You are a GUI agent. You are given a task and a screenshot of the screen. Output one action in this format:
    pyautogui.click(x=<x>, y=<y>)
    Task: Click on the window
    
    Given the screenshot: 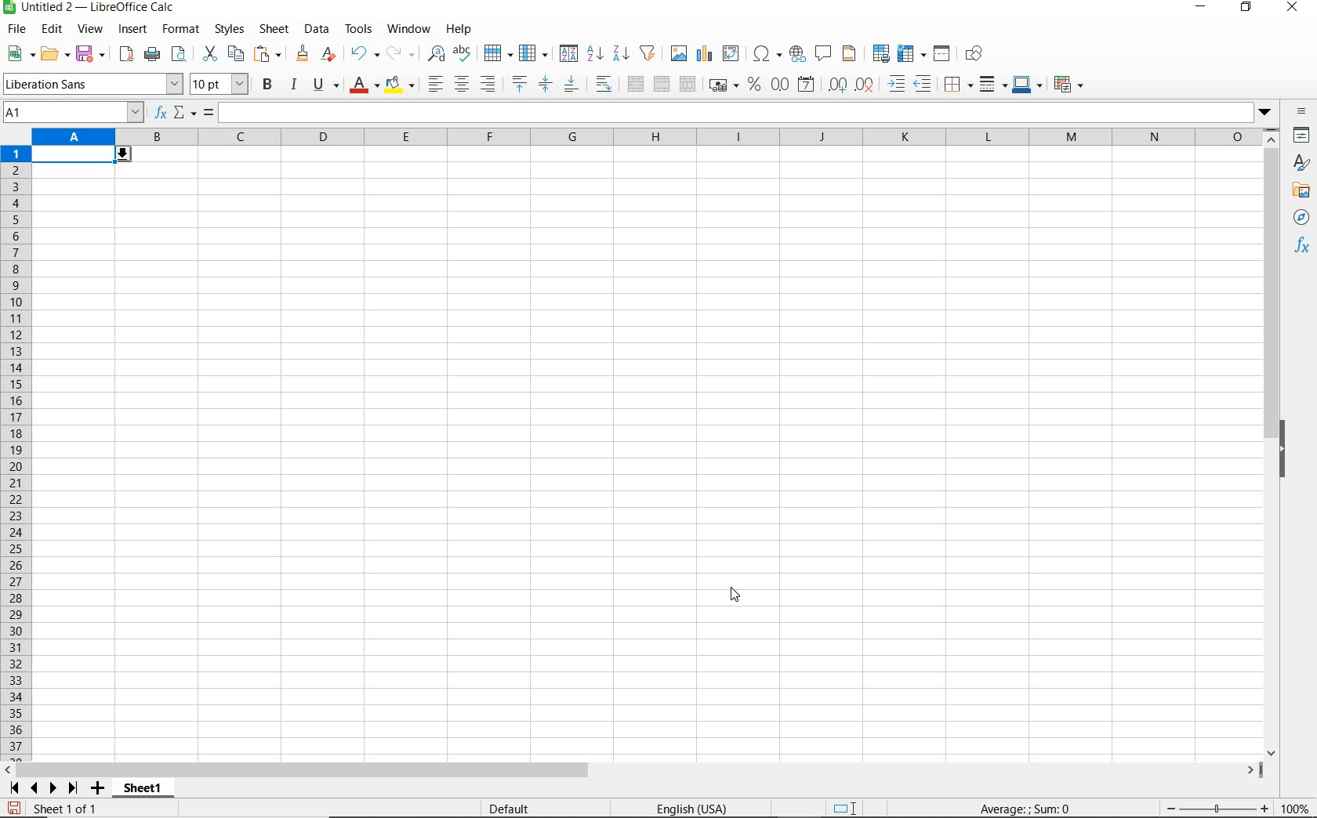 What is the action you would take?
    pyautogui.click(x=408, y=27)
    